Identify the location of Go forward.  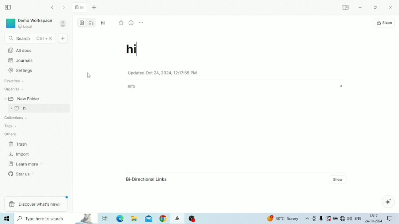
(64, 7).